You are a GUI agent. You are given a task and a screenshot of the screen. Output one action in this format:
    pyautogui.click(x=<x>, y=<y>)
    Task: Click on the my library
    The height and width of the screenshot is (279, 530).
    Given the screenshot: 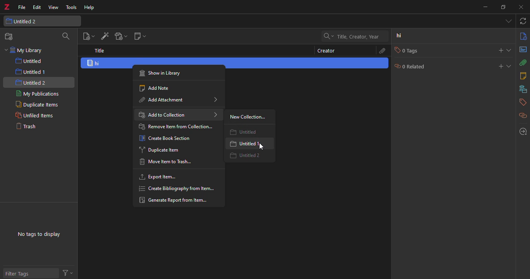 What is the action you would take?
    pyautogui.click(x=29, y=51)
    